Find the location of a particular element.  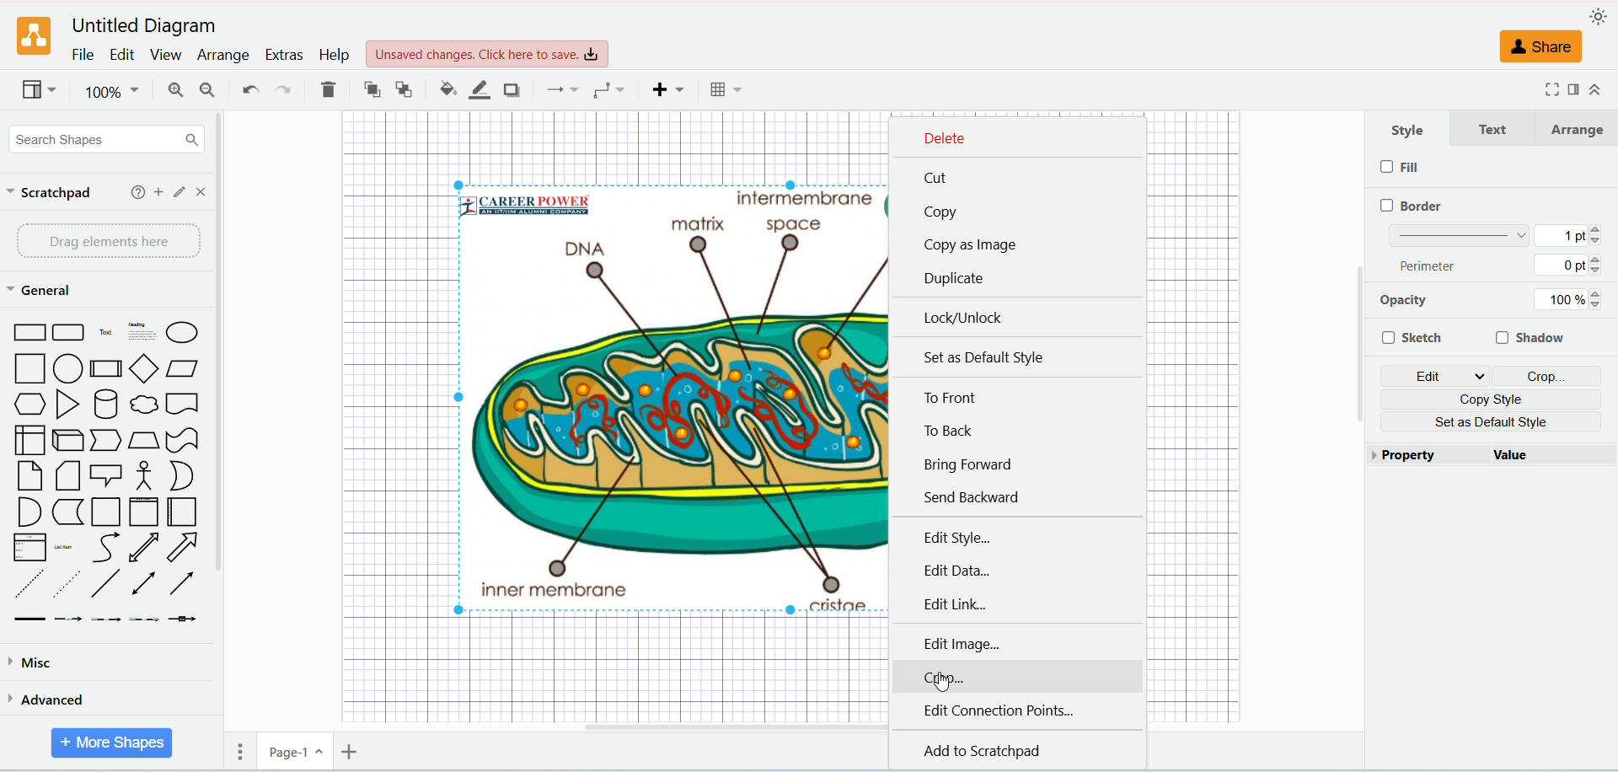

edit data is located at coordinates (958, 573).